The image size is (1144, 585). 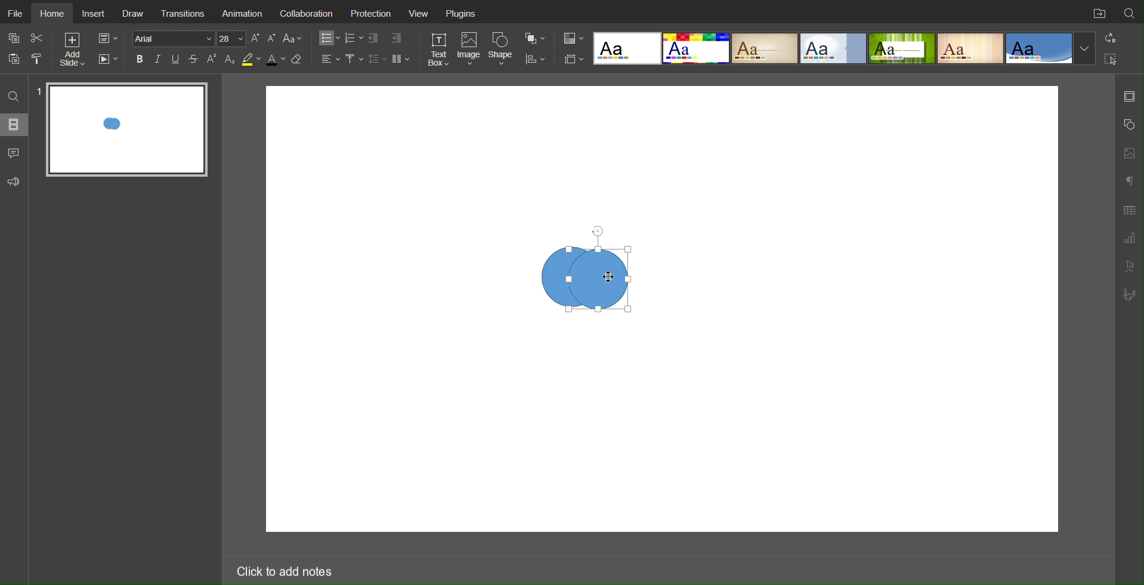 I want to click on Rotate, so click(x=596, y=232).